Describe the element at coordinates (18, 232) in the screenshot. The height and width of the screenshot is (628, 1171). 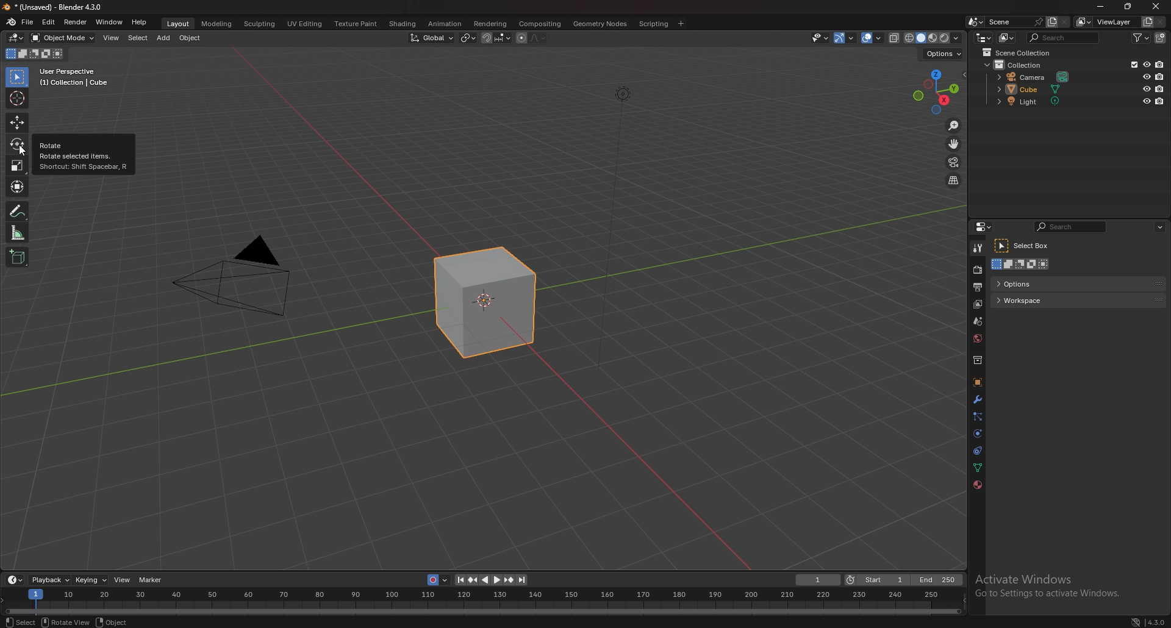
I see `measure` at that location.